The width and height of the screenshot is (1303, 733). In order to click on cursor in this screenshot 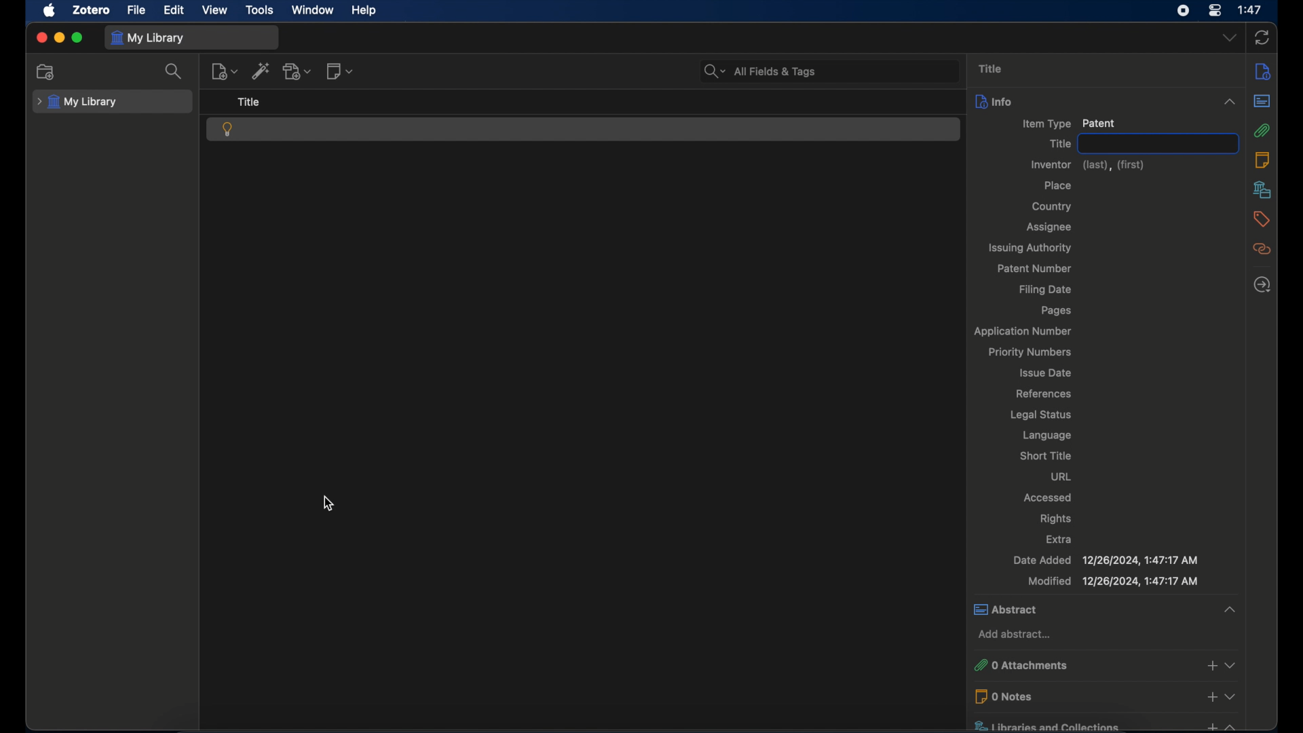, I will do `click(328, 504)`.